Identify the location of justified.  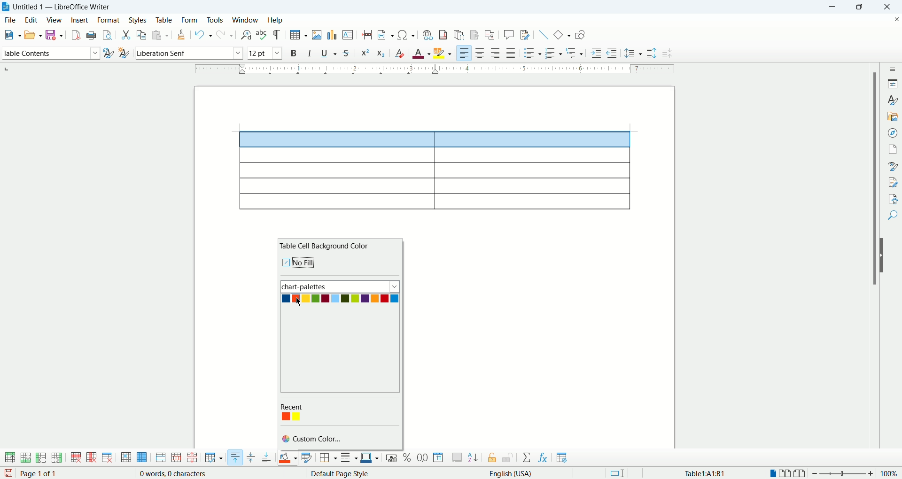
(511, 53).